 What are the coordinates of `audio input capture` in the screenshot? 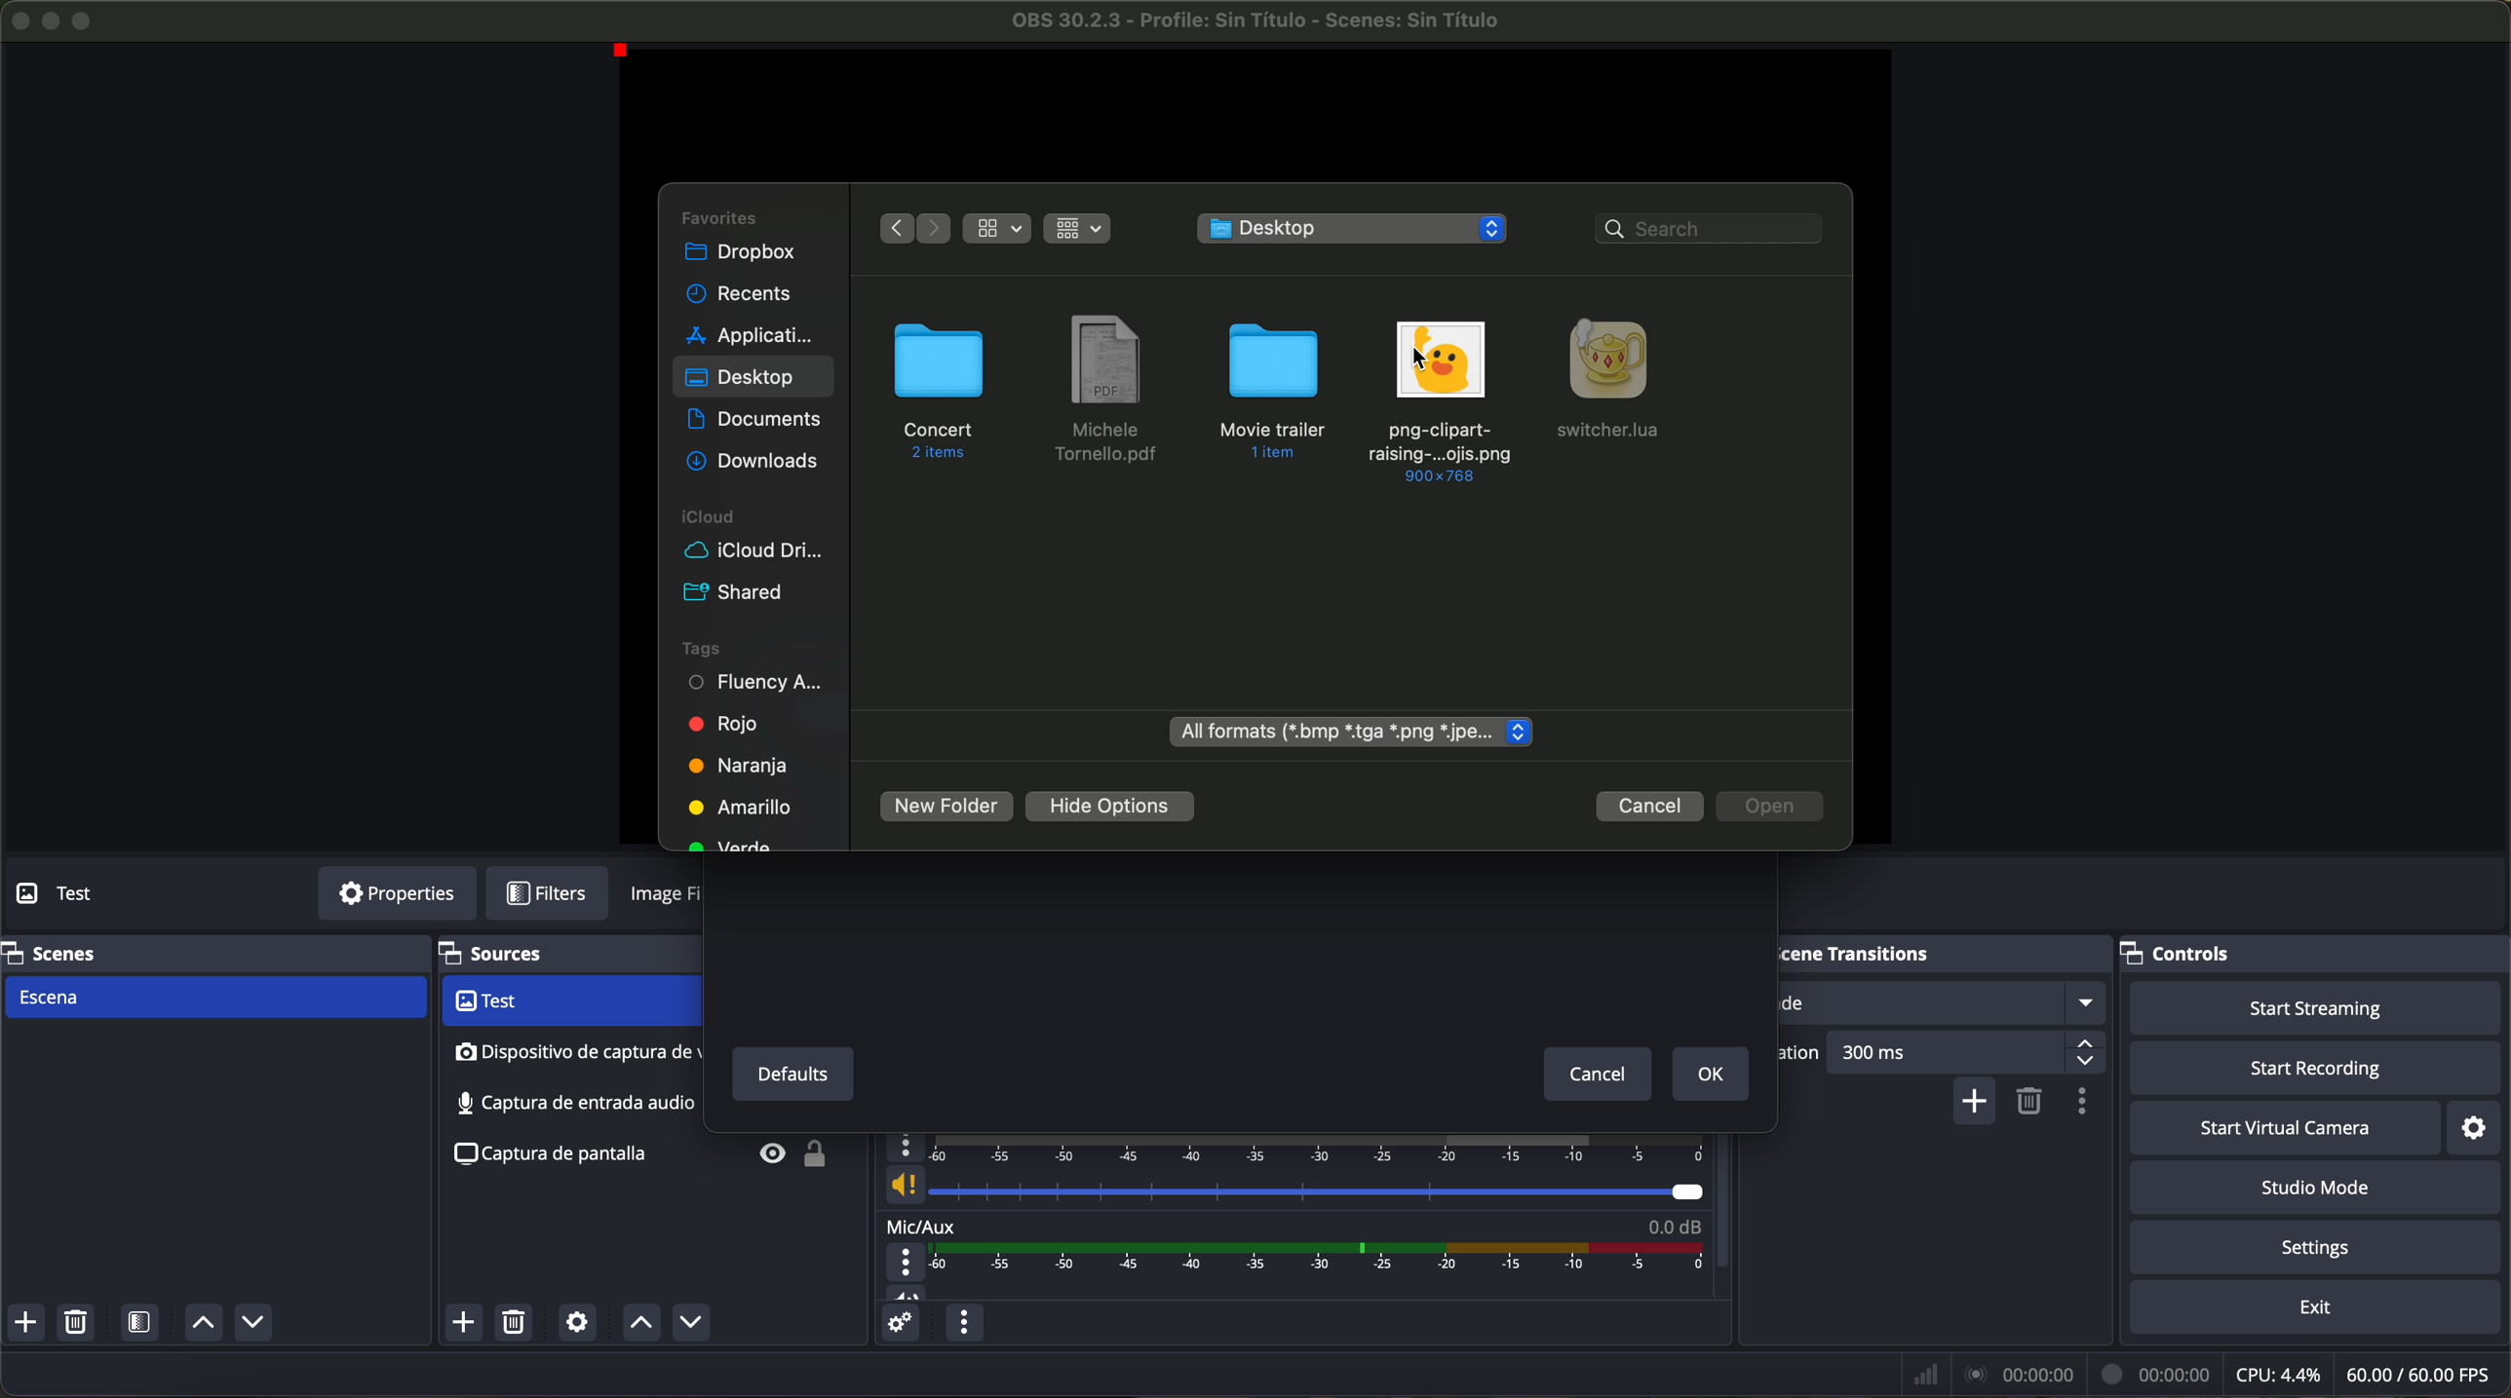 It's located at (573, 1052).